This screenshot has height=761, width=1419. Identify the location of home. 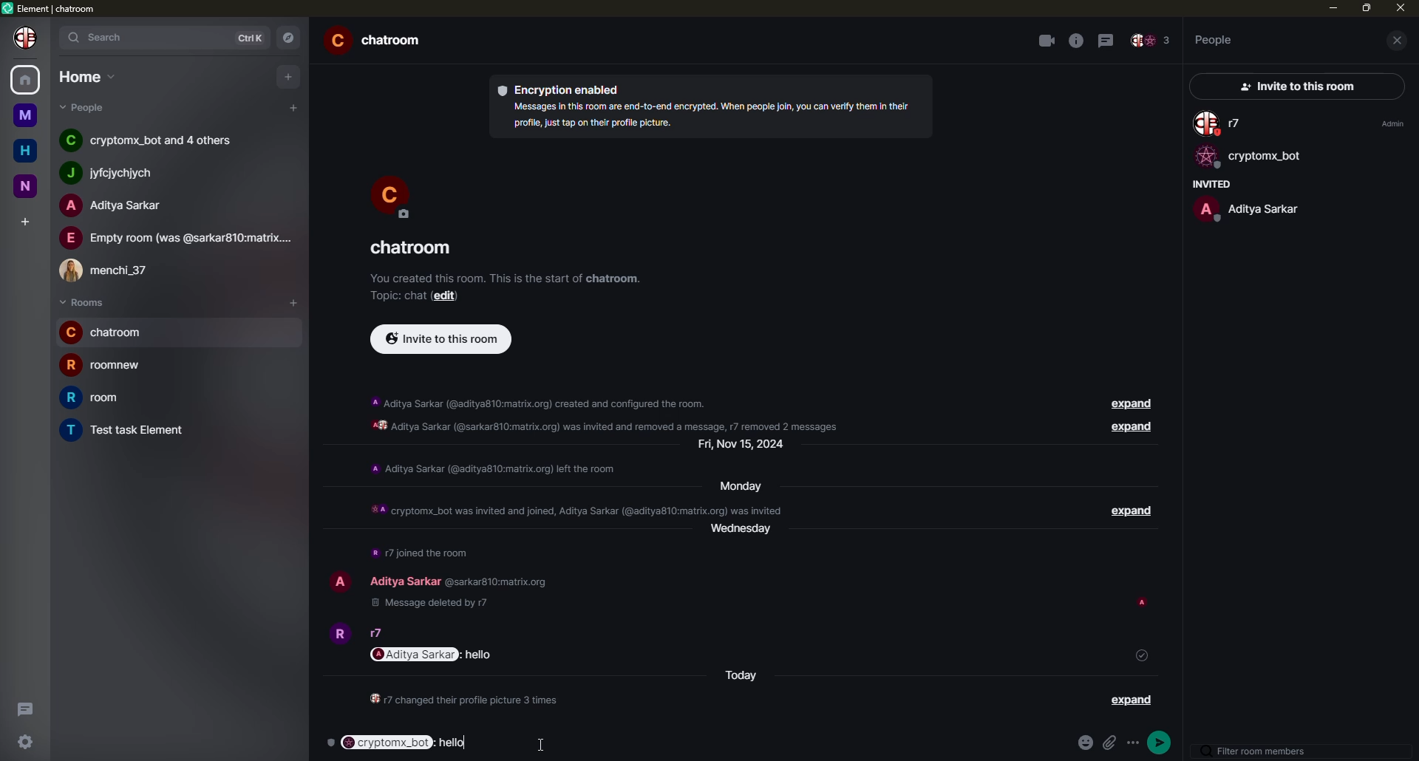
(27, 78).